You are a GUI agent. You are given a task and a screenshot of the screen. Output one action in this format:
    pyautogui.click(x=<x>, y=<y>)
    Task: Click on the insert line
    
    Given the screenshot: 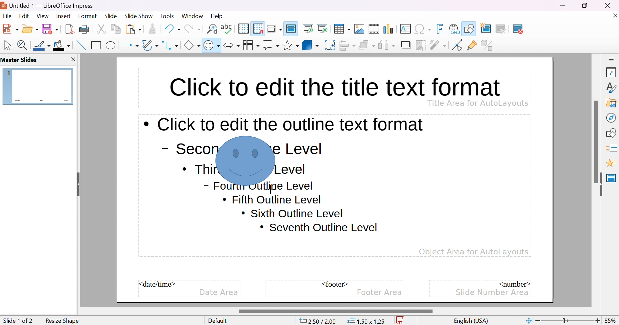 What is the action you would take?
    pyautogui.click(x=80, y=45)
    